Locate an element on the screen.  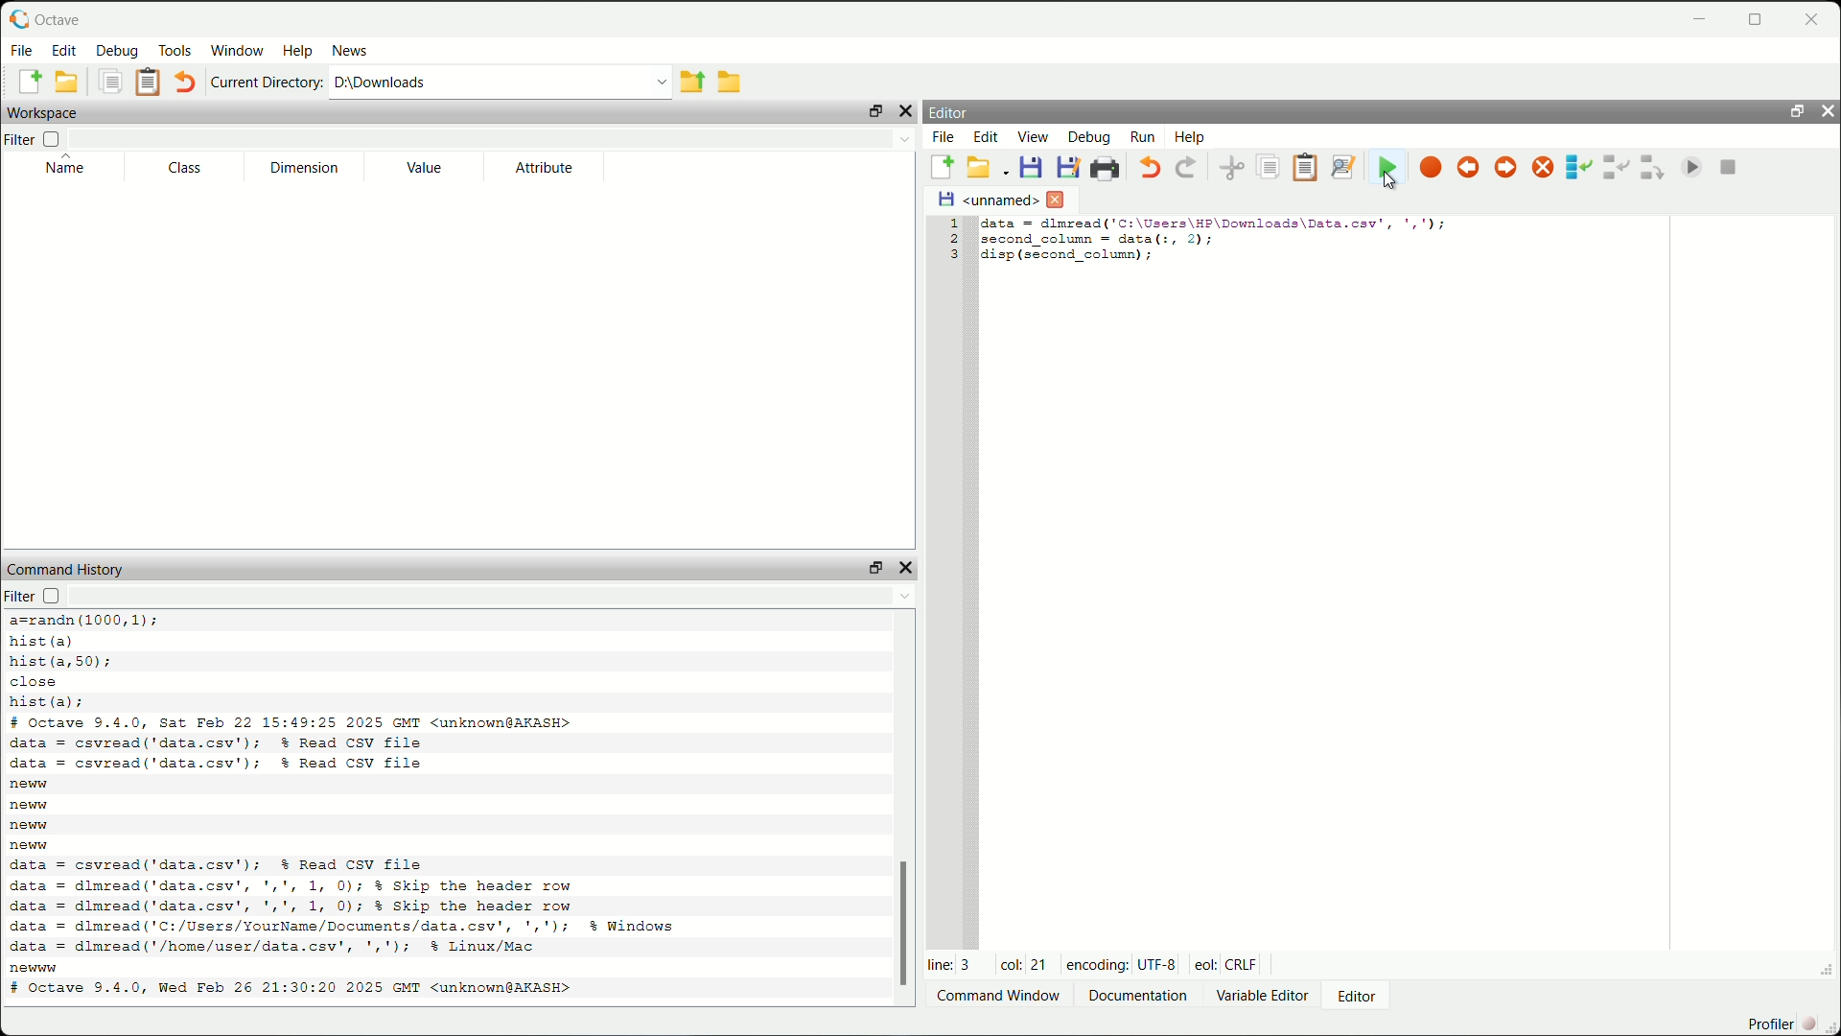
edit is located at coordinates (988, 140).